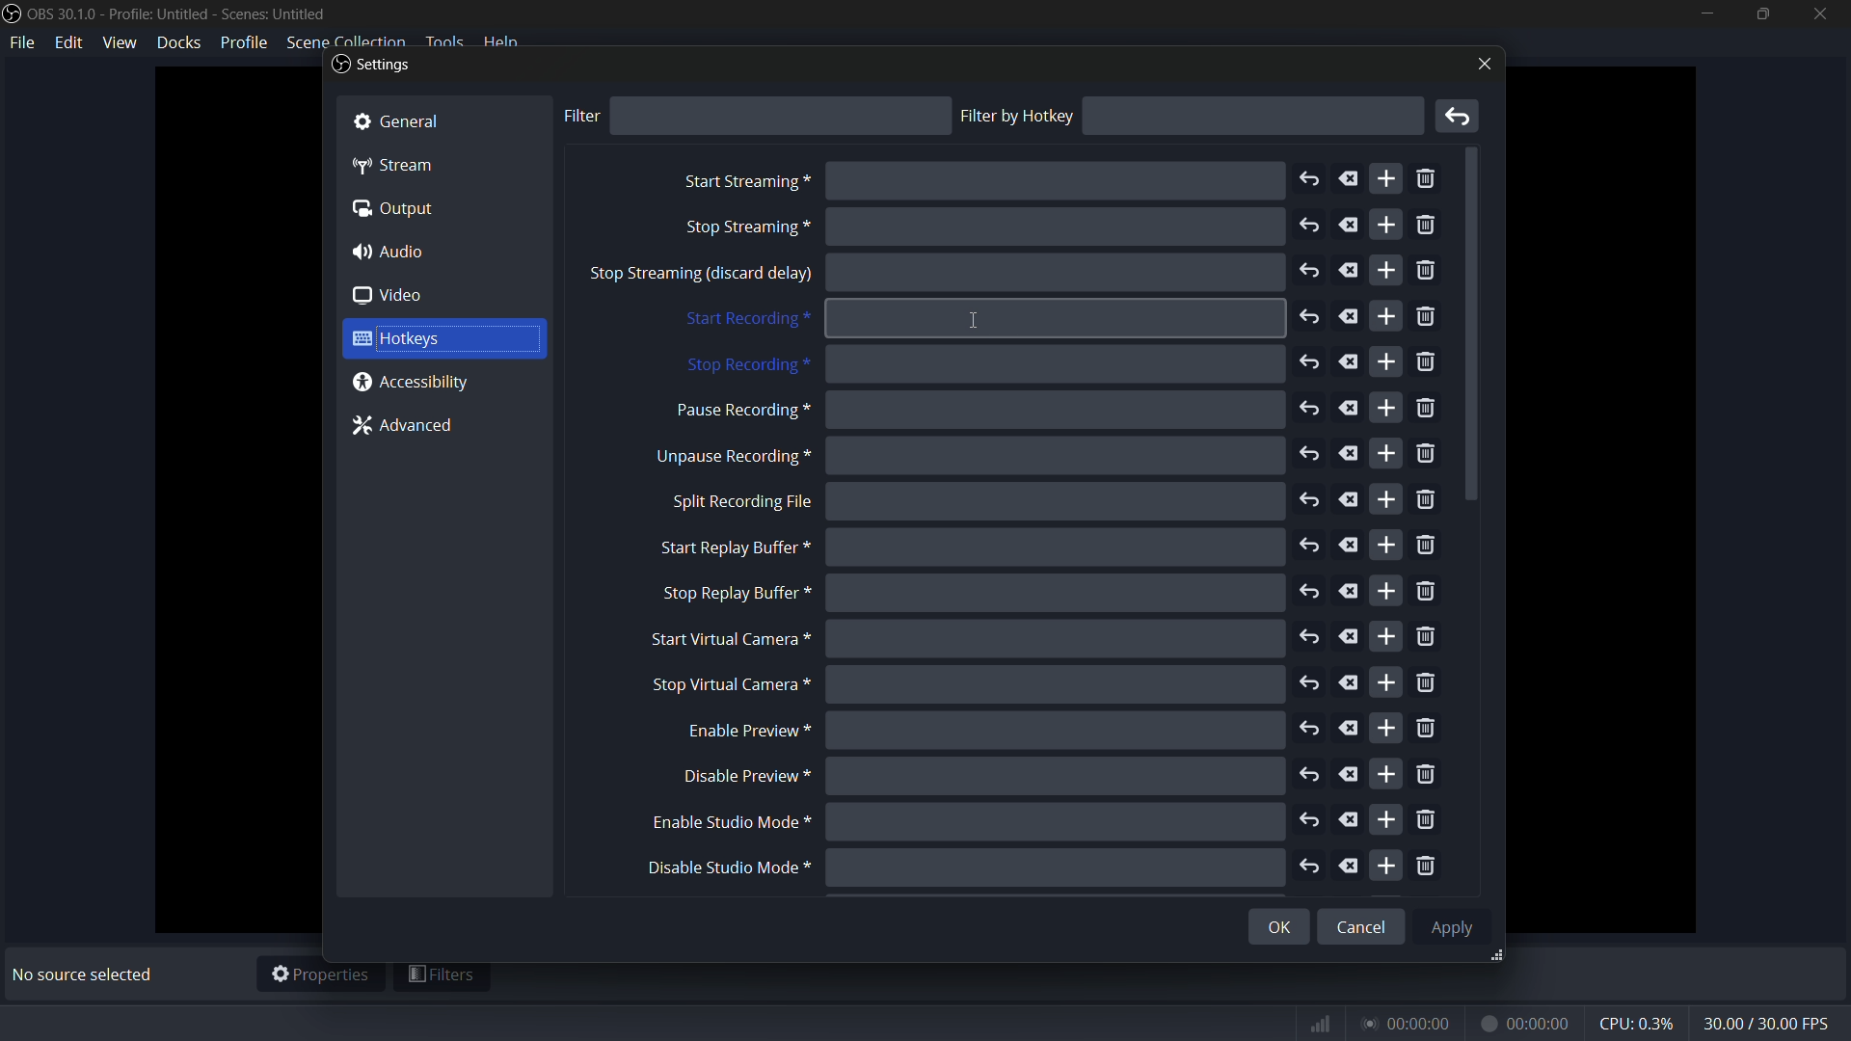  I want to click on enable studio mode, so click(726, 824).